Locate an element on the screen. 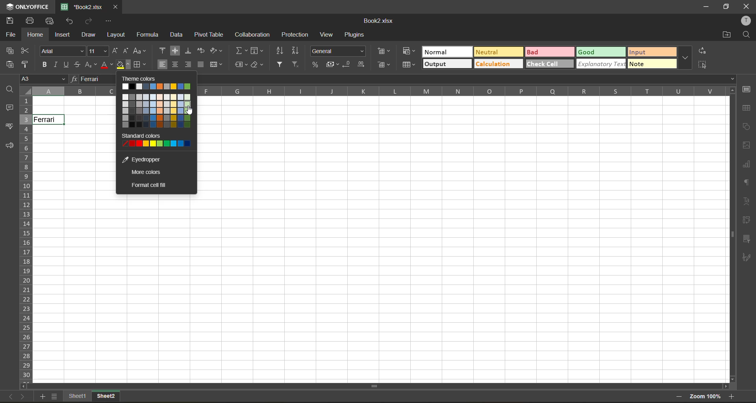 Image resolution: width=756 pixels, height=403 pixels. font size is located at coordinates (97, 51).